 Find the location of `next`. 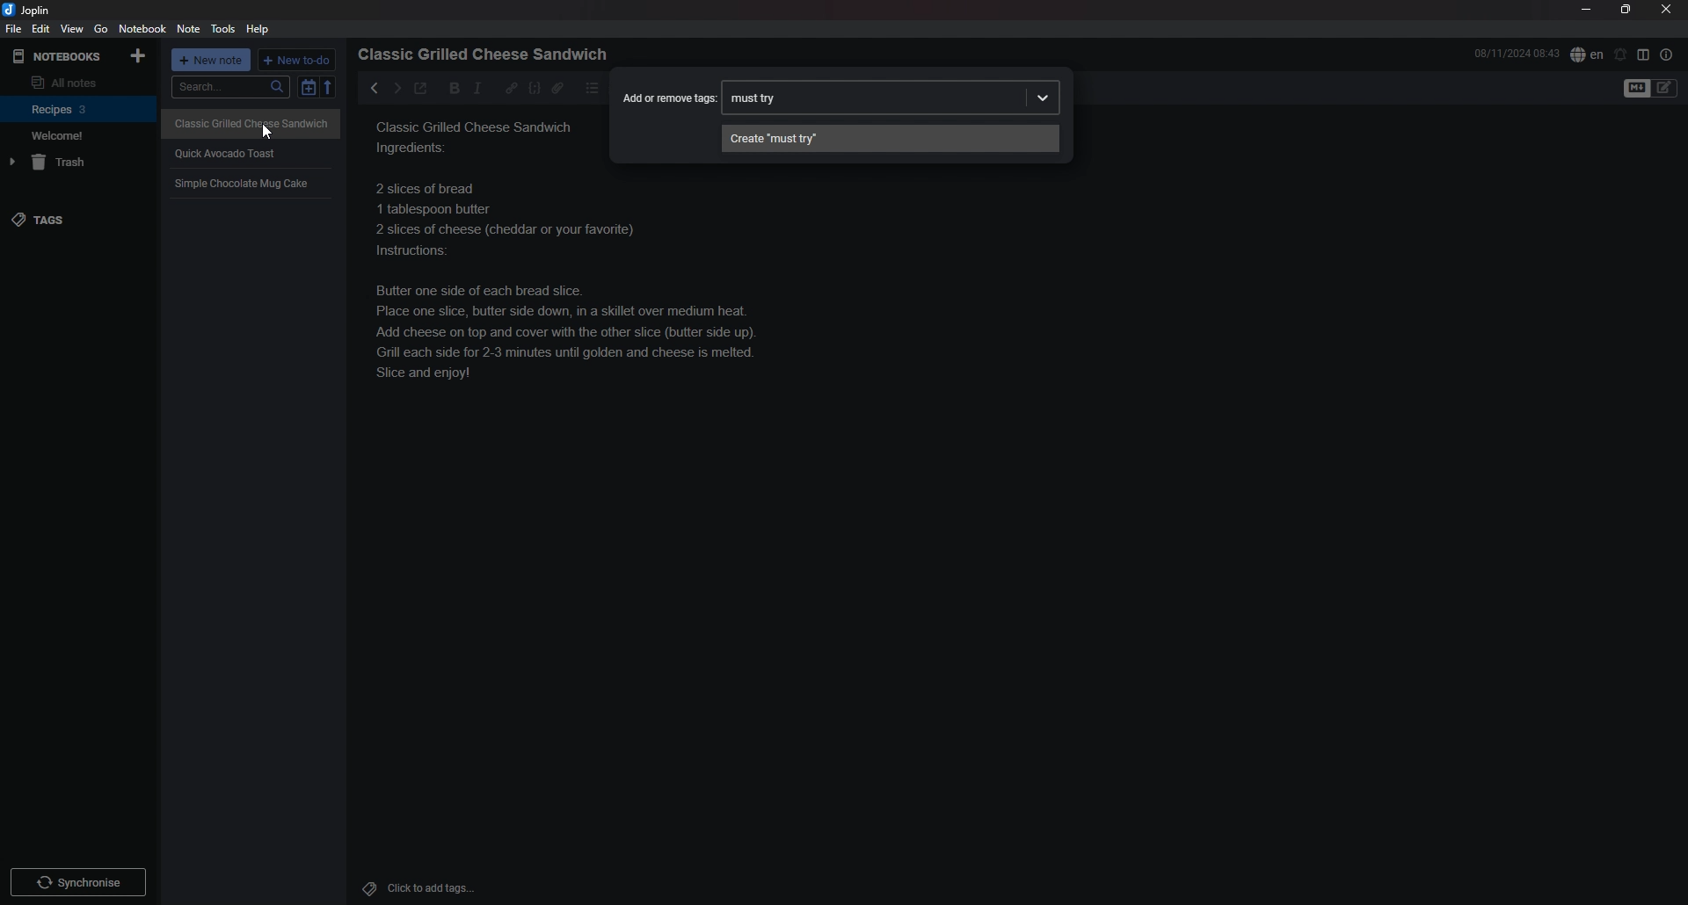

next is located at coordinates (396, 88).